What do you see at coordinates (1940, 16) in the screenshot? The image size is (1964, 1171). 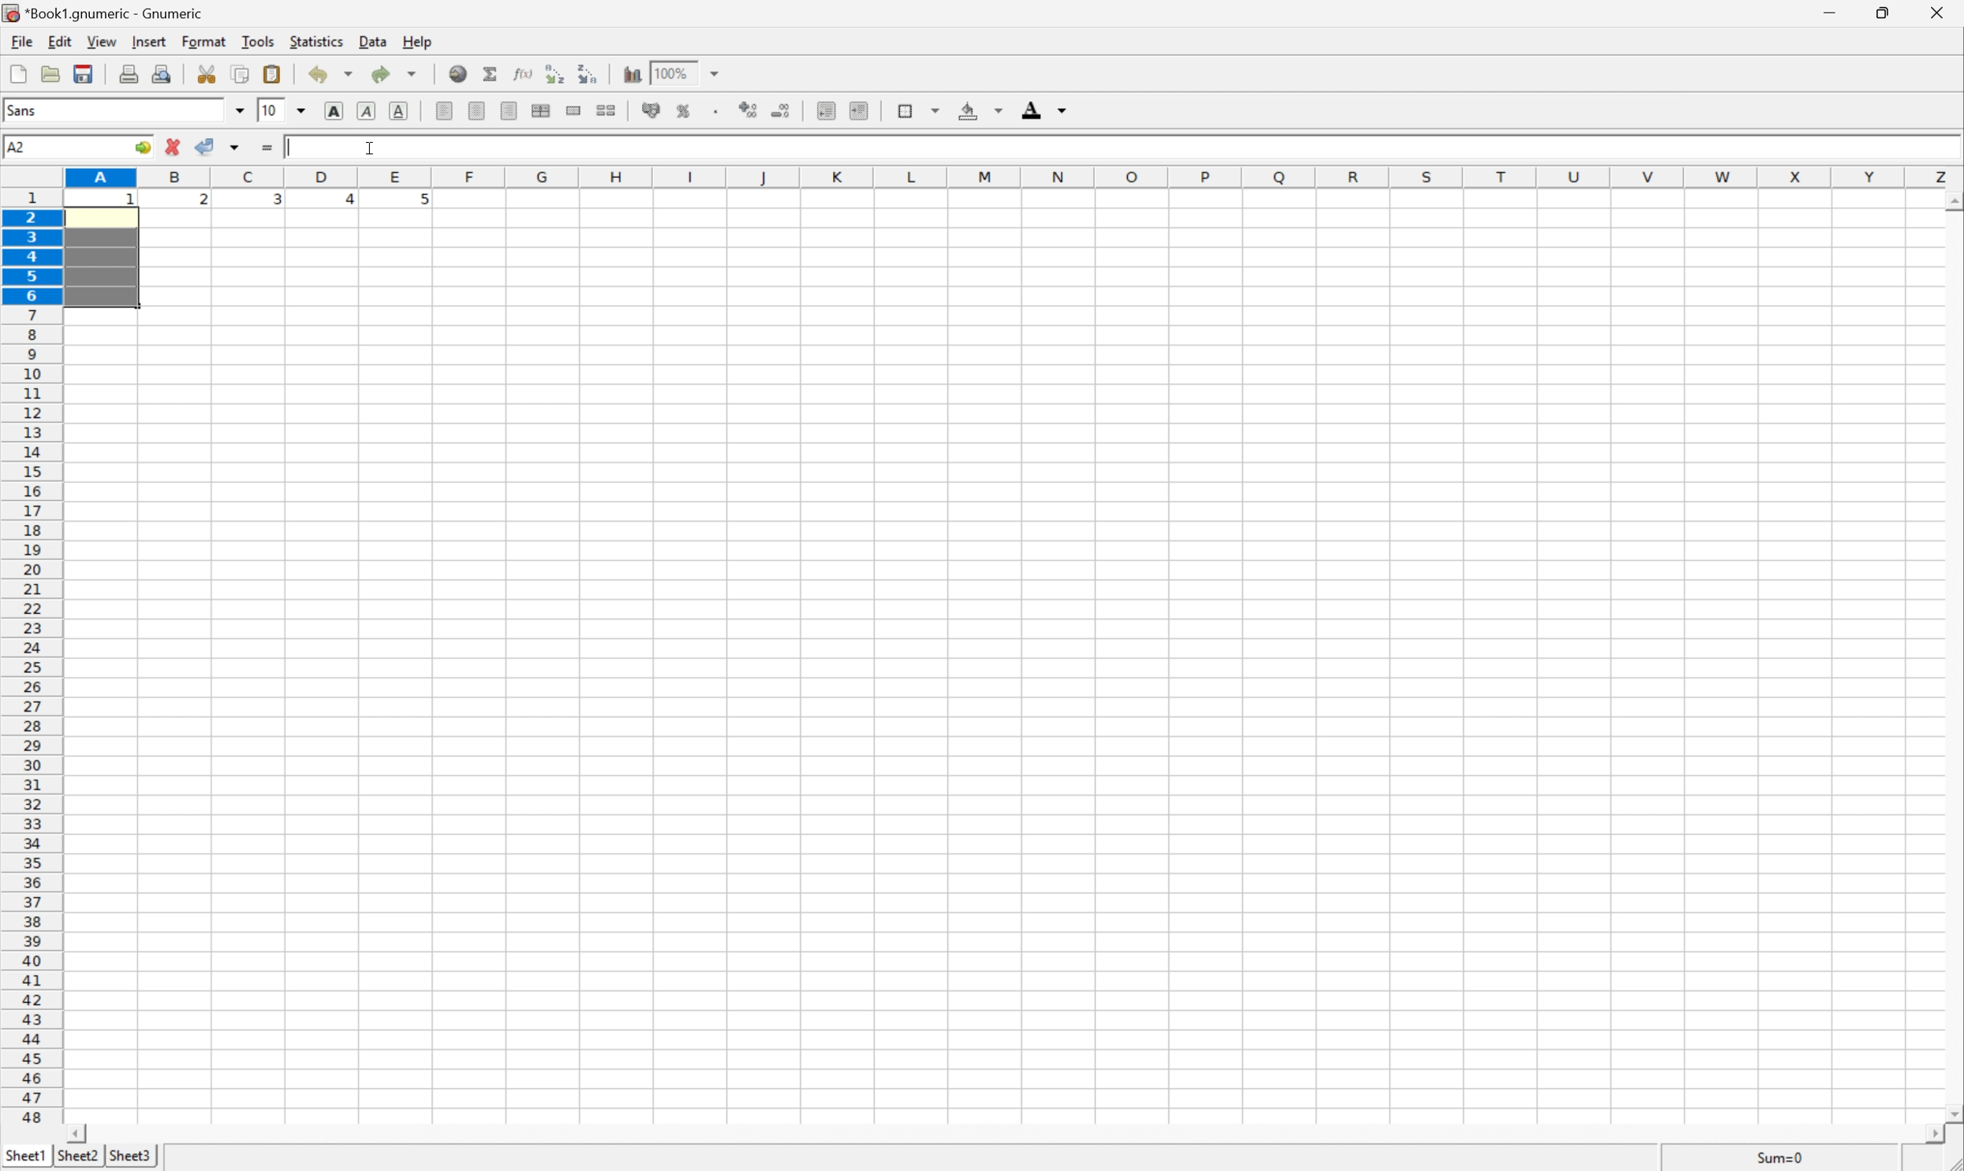 I see `close` at bounding box center [1940, 16].